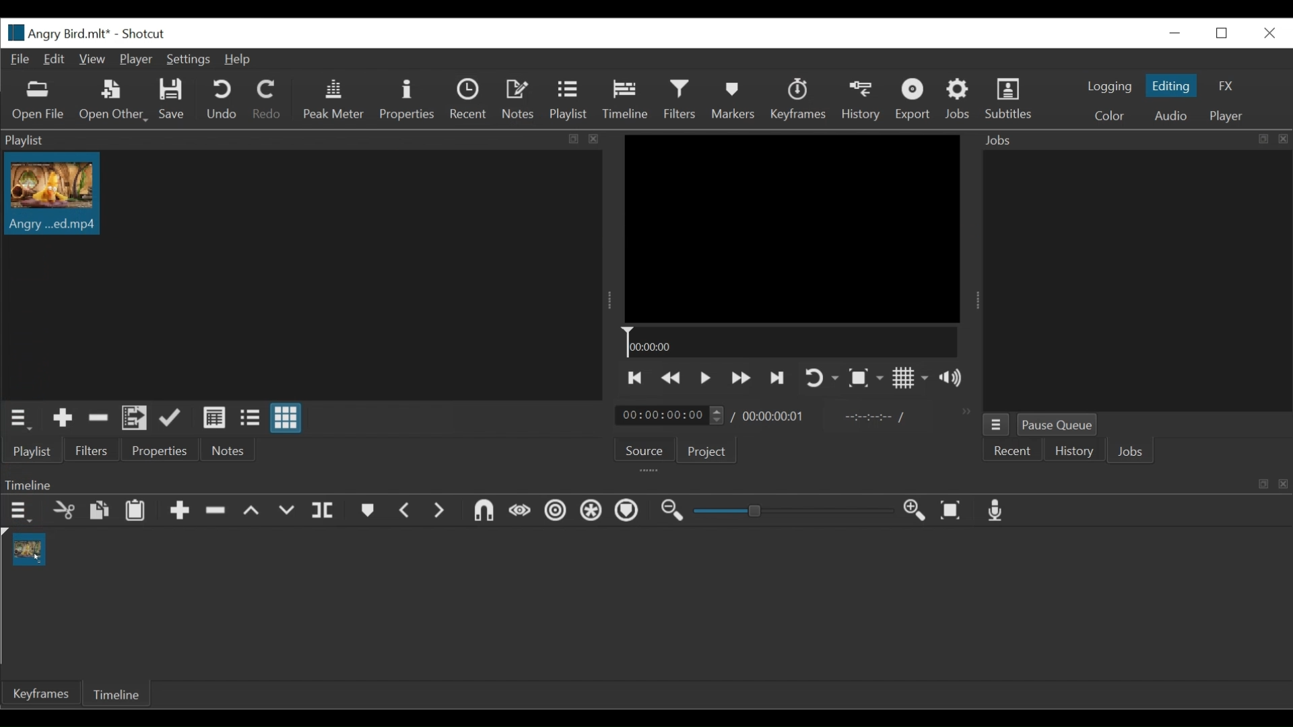 Image resolution: width=1293 pixels, height=727 pixels. Describe the element at coordinates (174, 99) in the screenshot. I see `Save` at that location.